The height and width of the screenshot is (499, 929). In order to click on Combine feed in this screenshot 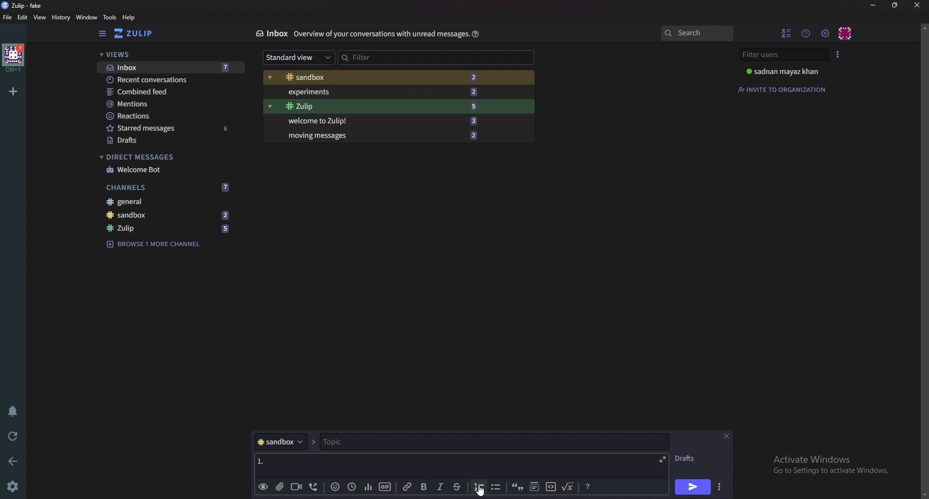, I will do `click(172, 92)`.